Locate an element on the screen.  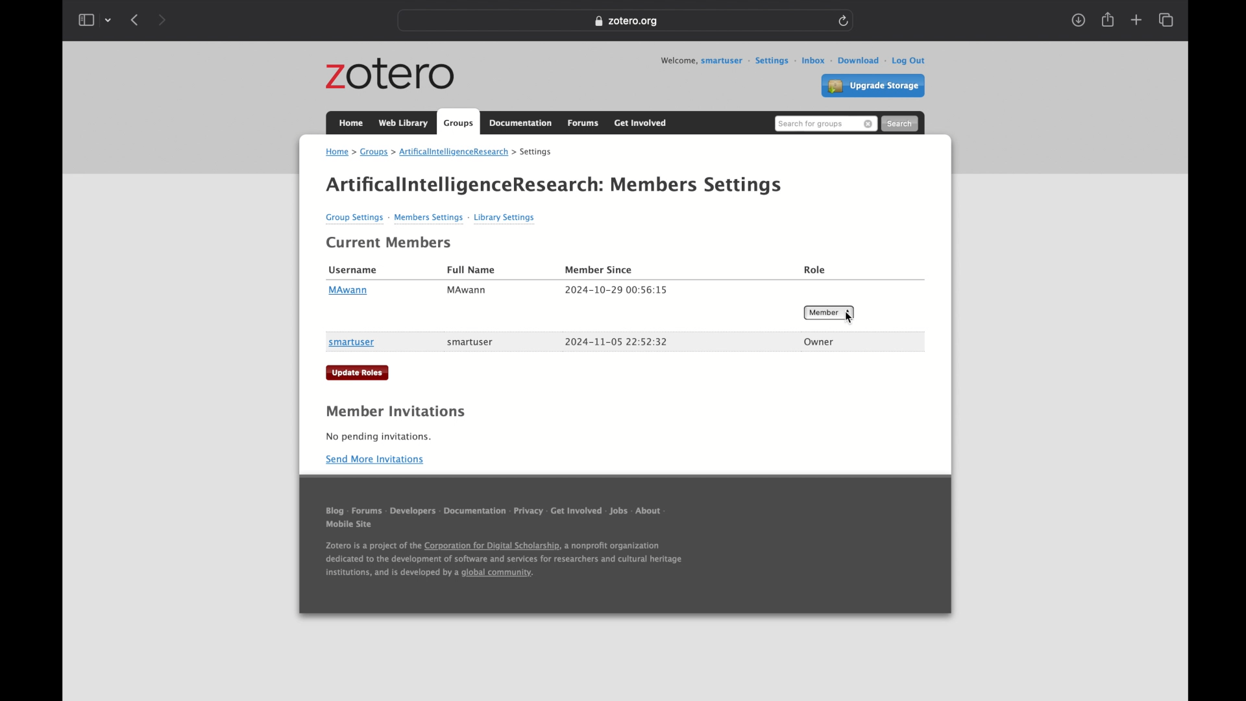
tab group picker is located at coordinates (108, 20).